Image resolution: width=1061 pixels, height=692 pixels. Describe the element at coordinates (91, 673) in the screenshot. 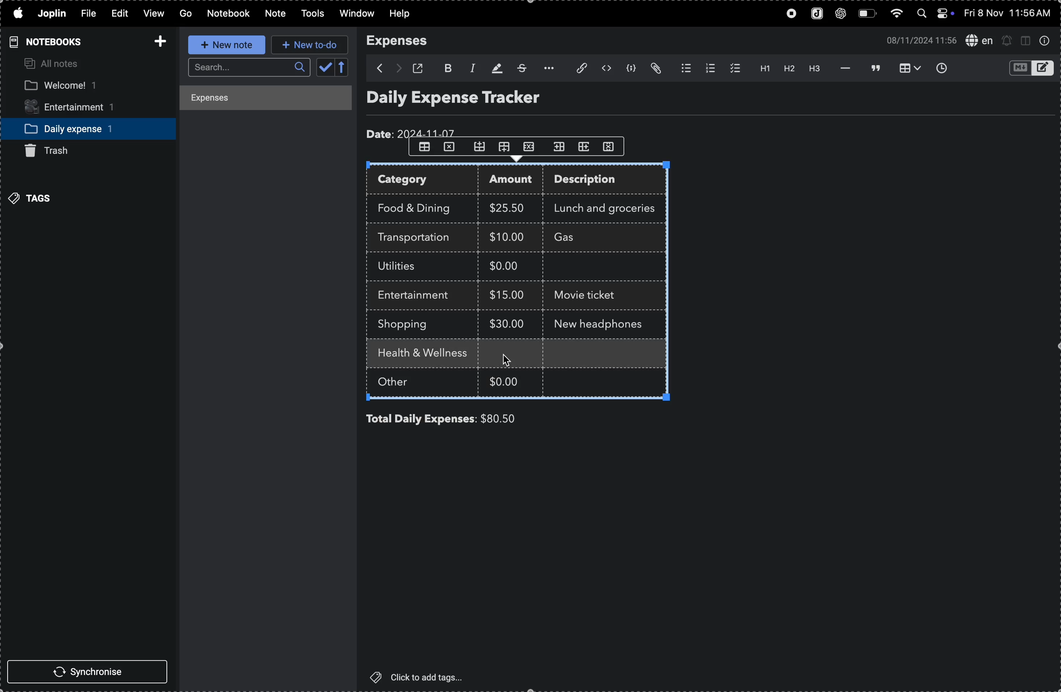

I see `synchronise` at that location.